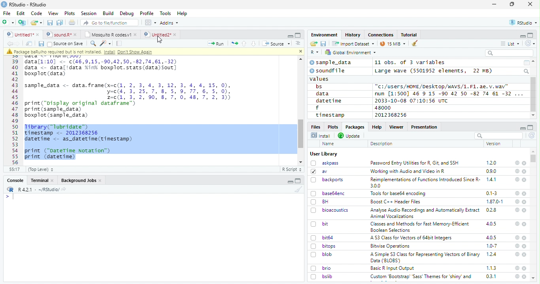 This screenshot has width=540, height=284. Describe the element at coordinates (525, 210) in the screenshot. I see `close` at that location.